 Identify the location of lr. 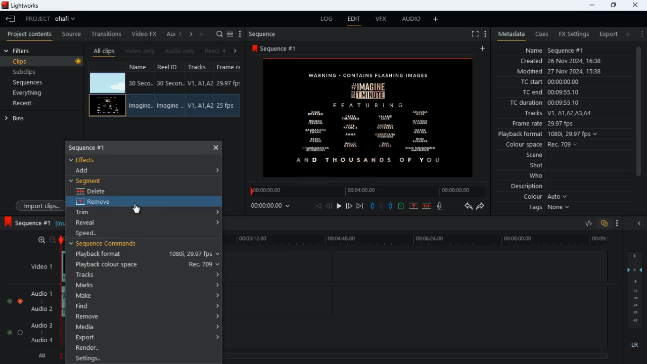
(635, 345).